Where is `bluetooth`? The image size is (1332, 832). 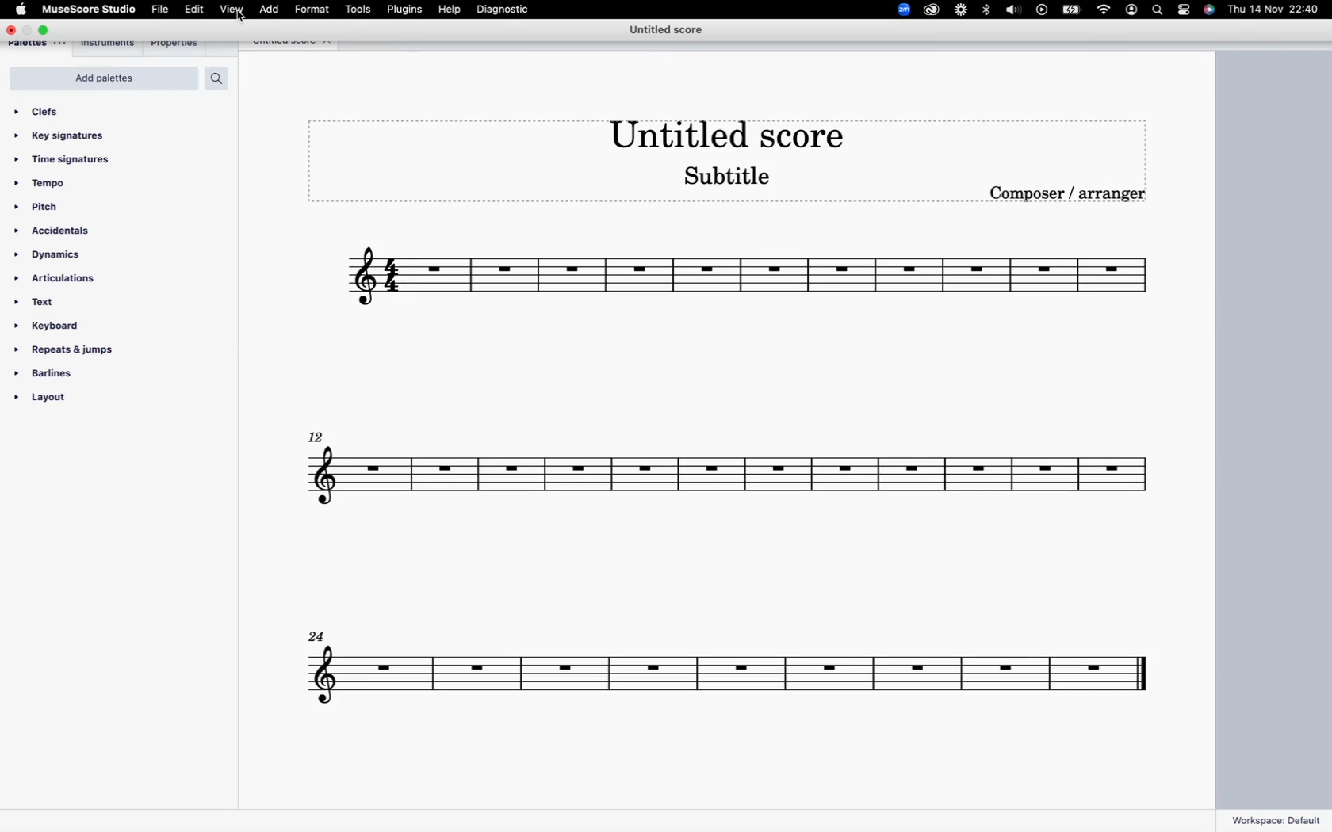
bluetooth is located at coordinates (986, 10).